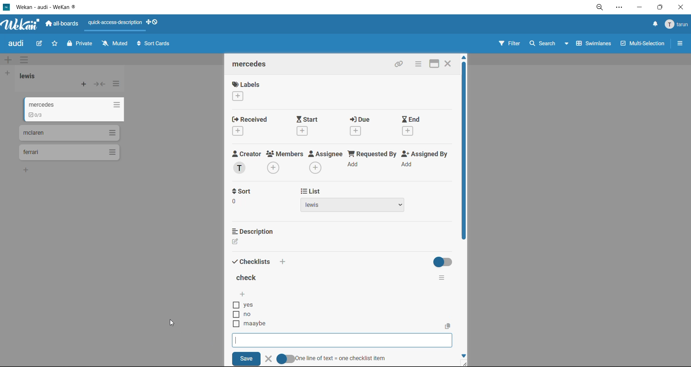  Describe the element at coordinates (10, 60) in the screenshot. I see `add swimlane` at that location.